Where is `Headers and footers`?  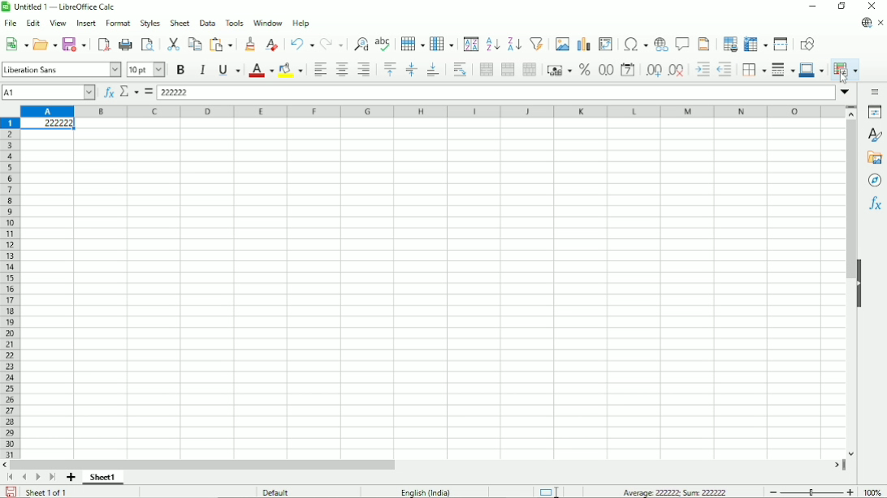 Headers and footers is located at coordinates (704, 44).